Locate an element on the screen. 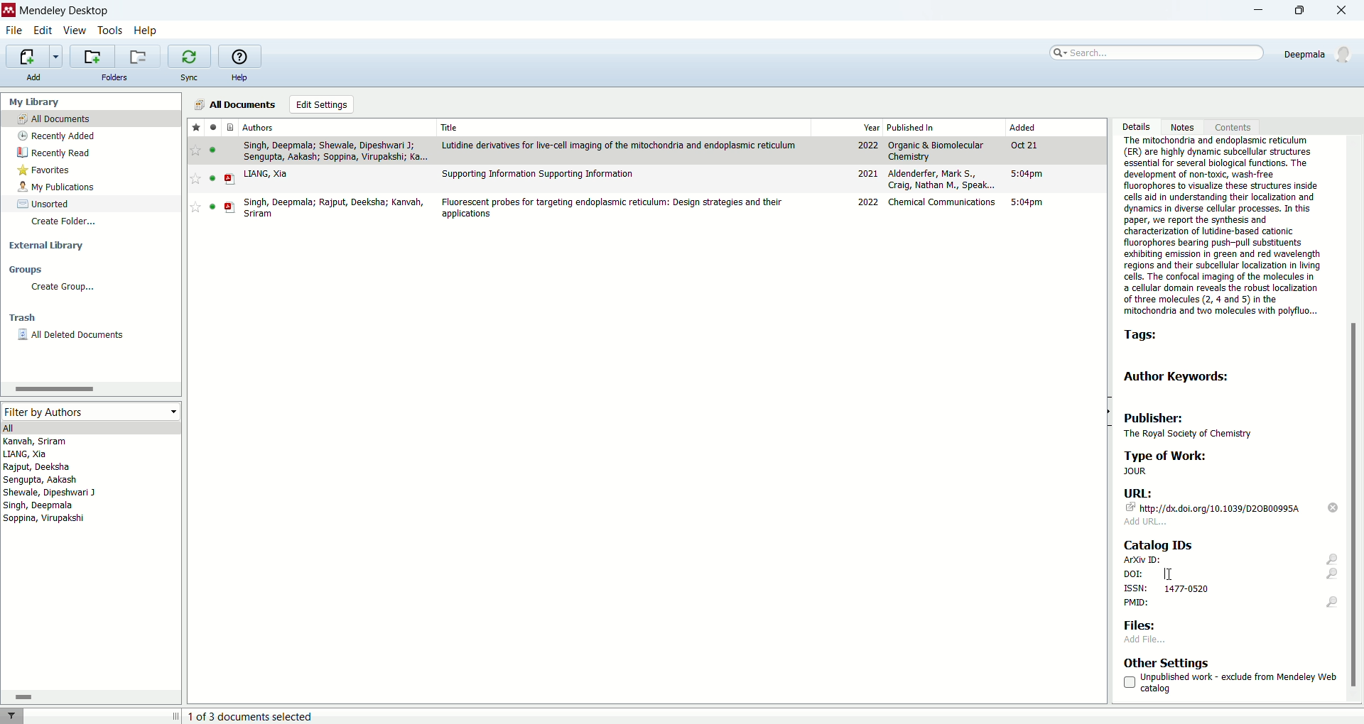 This screenshot has width=1364, height=724. recently read is located at coordinates (53, 153).